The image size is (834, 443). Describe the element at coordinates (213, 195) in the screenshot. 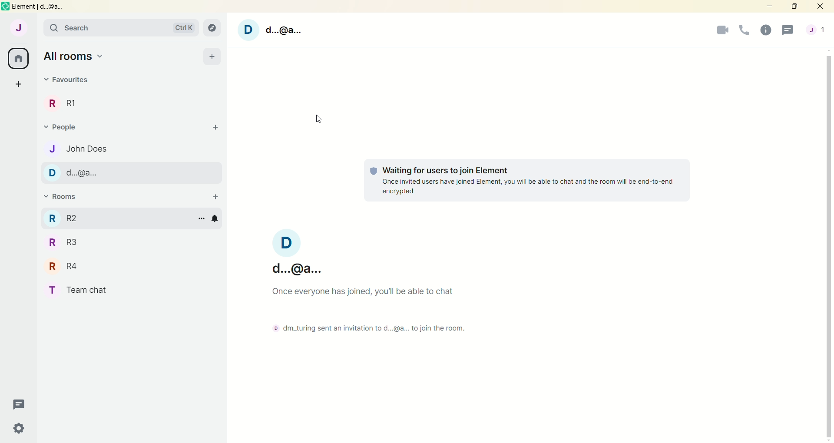

I see `Add Rooms` at that location.